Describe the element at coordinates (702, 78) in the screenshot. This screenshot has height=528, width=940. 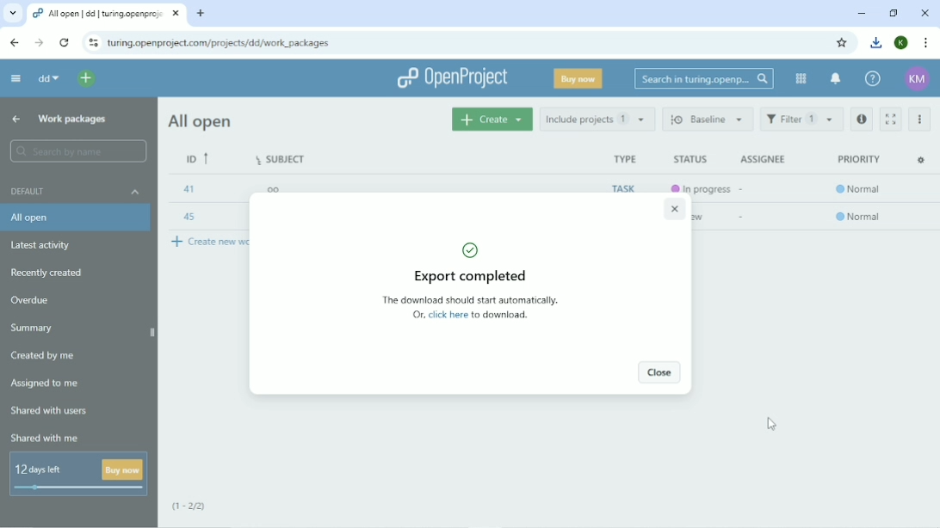
I see `Search` at that location.